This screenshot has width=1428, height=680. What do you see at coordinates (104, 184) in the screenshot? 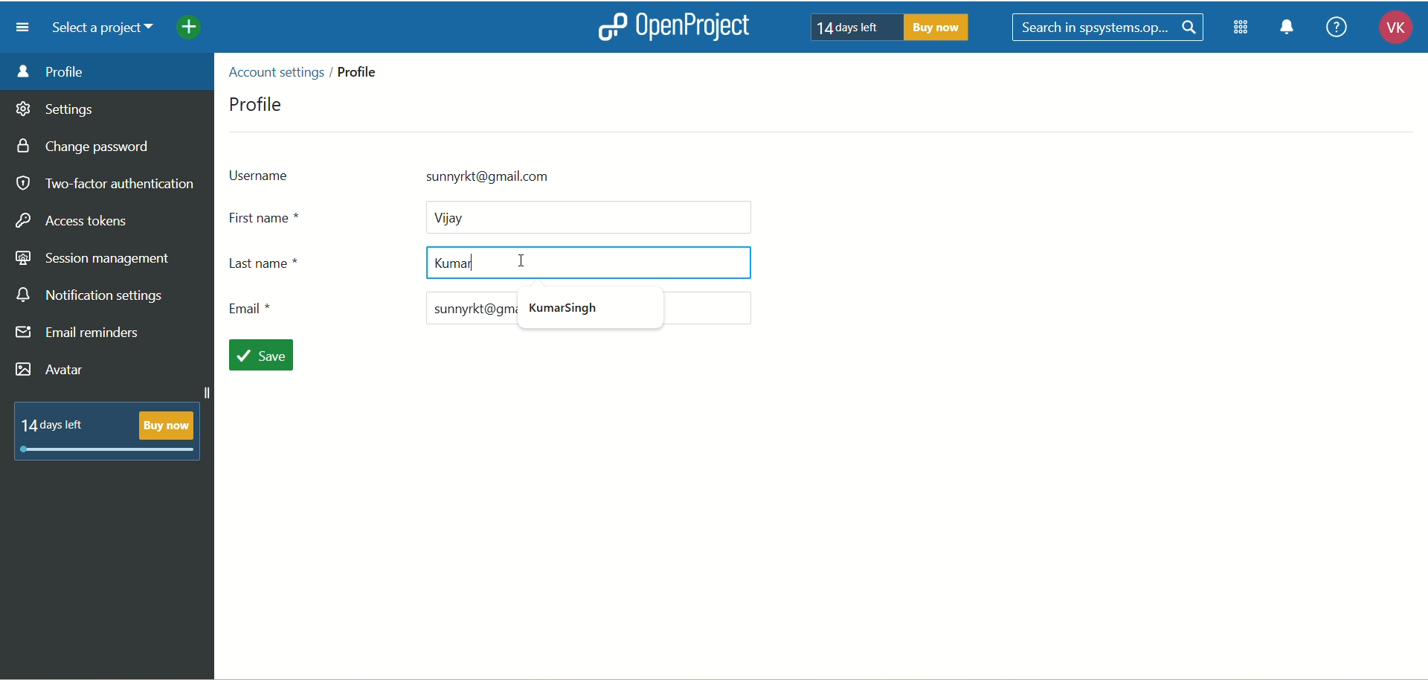
I see `two-factor authentication` at bounding box center [104, 184].